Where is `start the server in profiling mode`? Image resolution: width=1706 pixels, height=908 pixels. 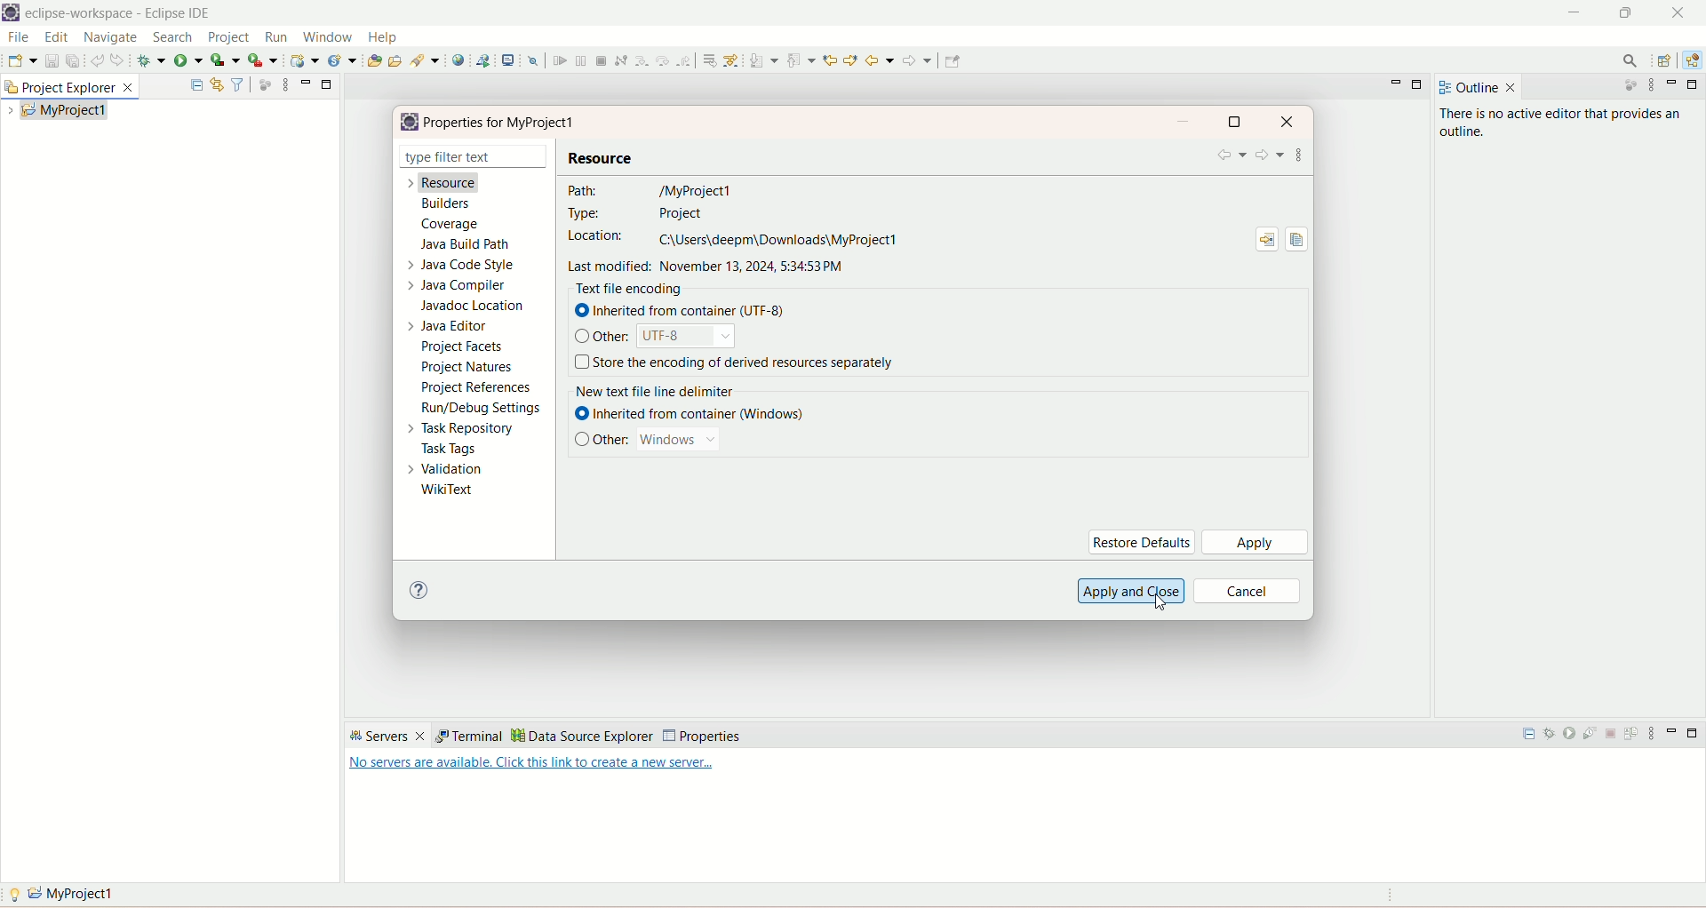
start the server in profiling mode is located at coordinates (1593, 737).